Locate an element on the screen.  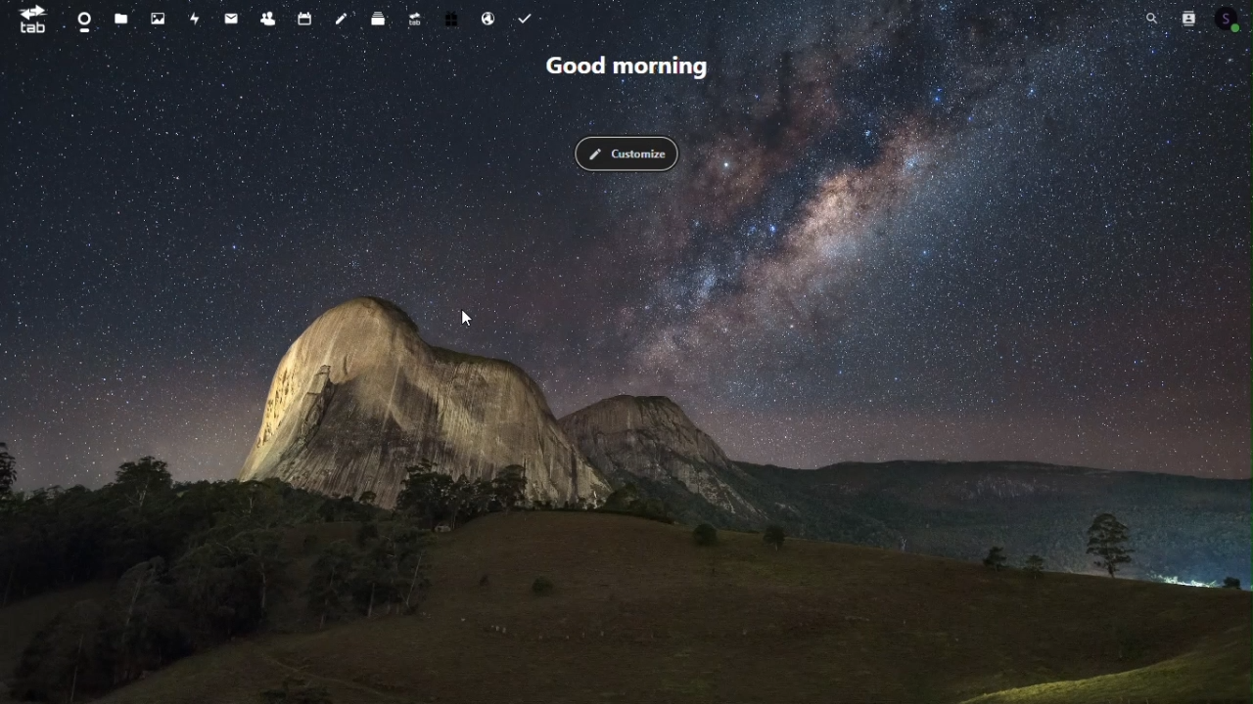
Dashboard is located at coordinates (76, 17).